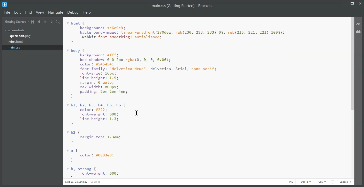 This screenshot has width=364, height=187. Describe the element at coordinates (16, 22) in the screenshot. I see `Getting Started` at that location.